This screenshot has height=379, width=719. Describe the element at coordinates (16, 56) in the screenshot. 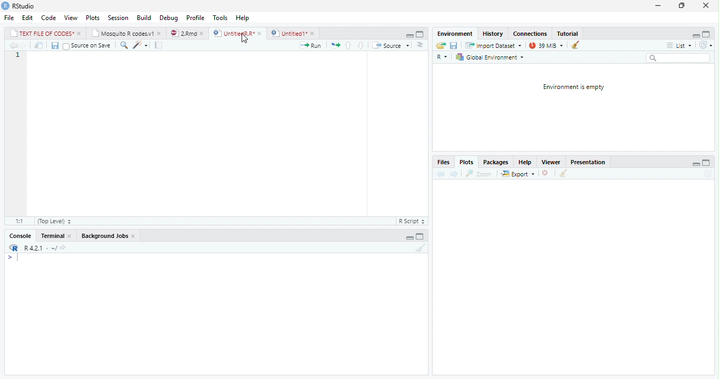

I see `Row Number` at that location.